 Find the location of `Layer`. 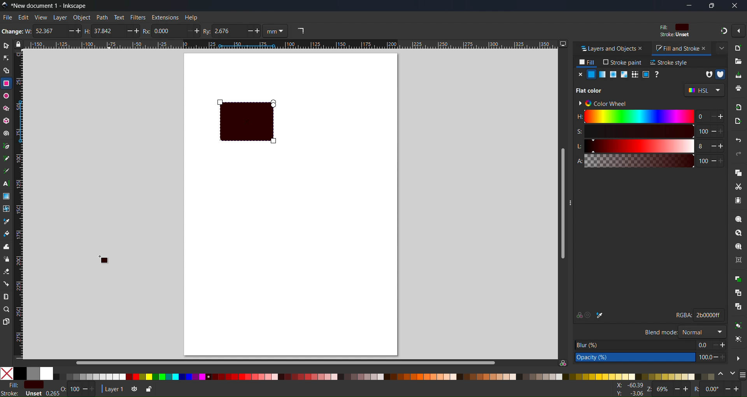

Layer is located at coordinates (60, 17).